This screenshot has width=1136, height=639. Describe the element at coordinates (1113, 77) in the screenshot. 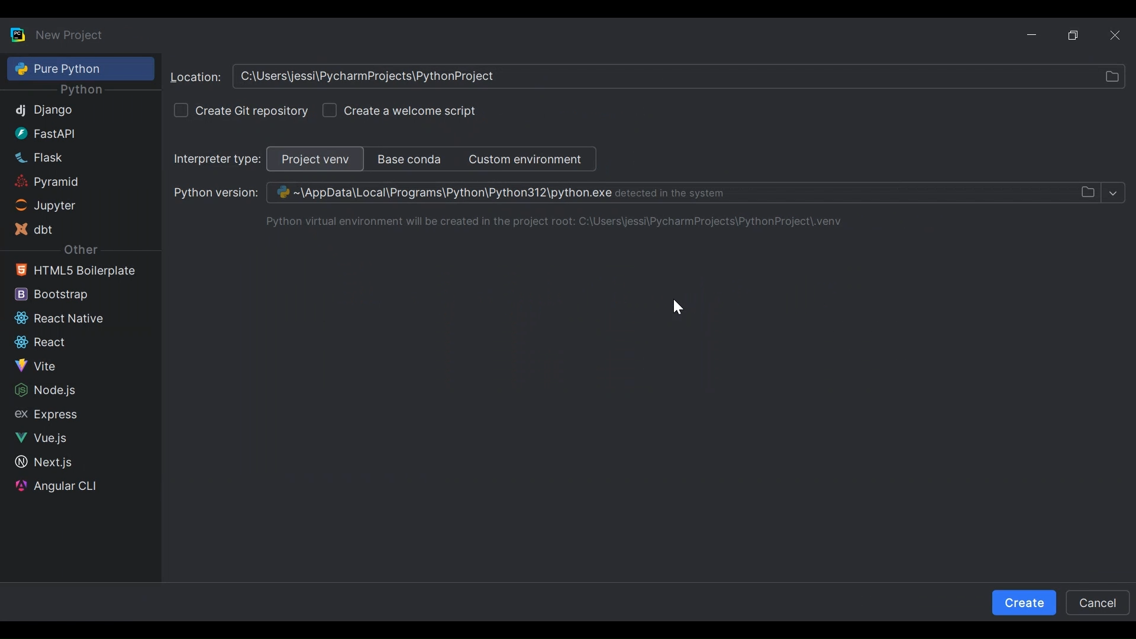

I see `select file` at that location.